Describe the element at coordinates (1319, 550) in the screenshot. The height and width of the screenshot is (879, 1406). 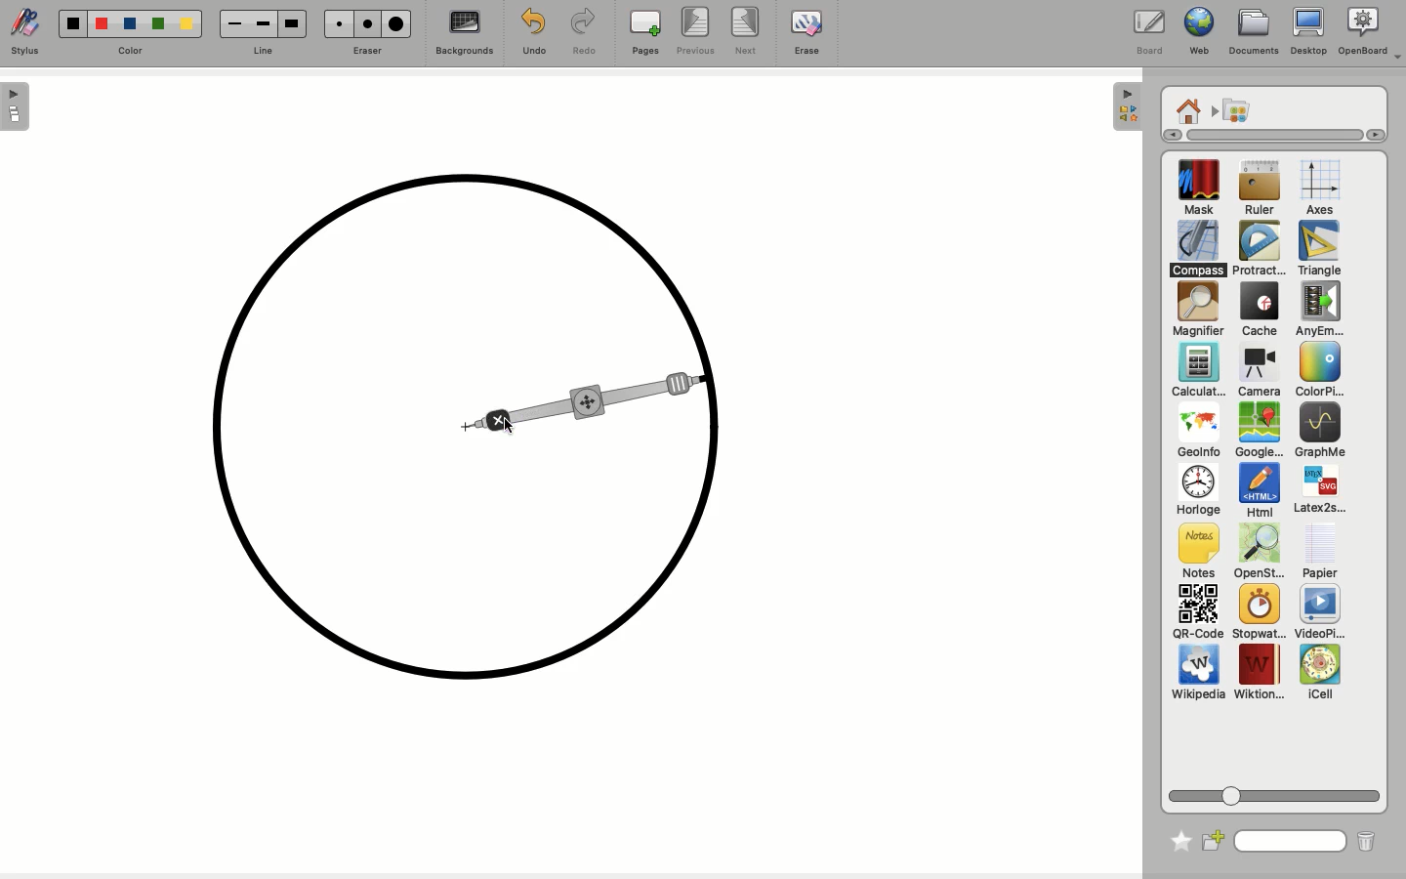
I see `Papier` at that location.